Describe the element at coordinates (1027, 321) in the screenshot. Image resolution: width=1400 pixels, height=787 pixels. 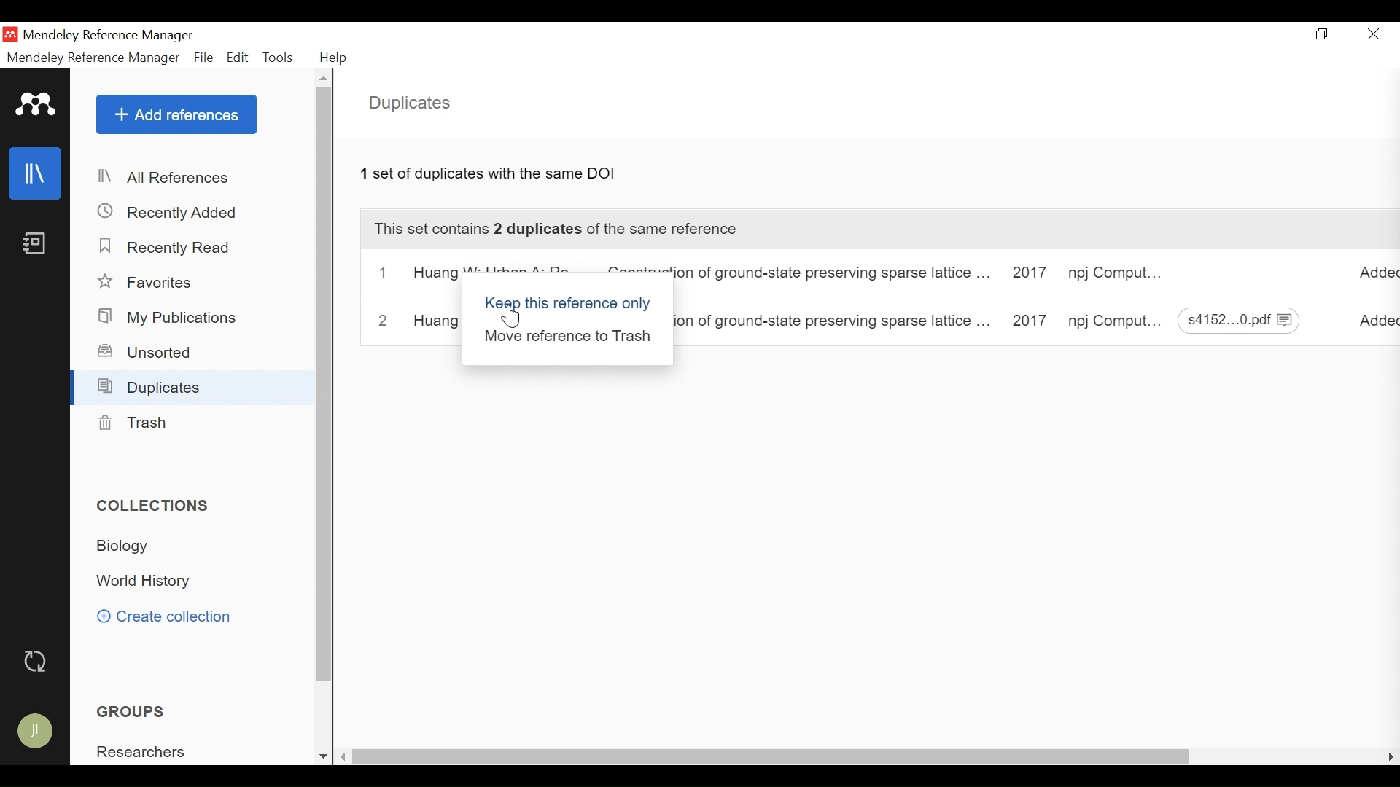
I see `Year` at that location.